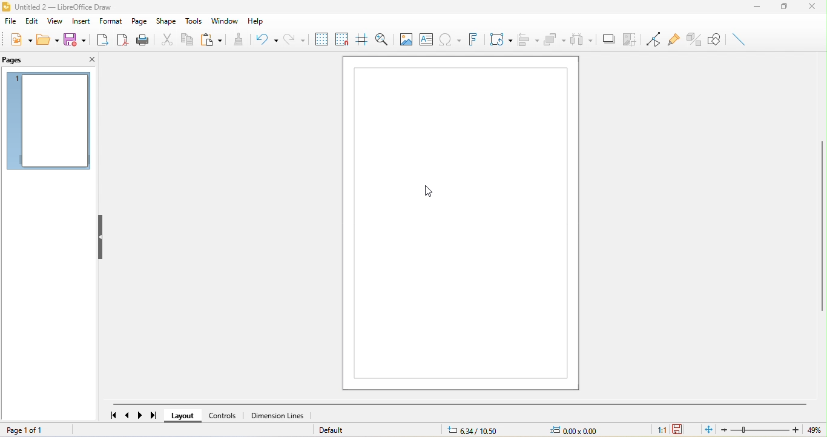 This screenshot has width=827, height=437. I want to click on zoom, so click(762, 430).